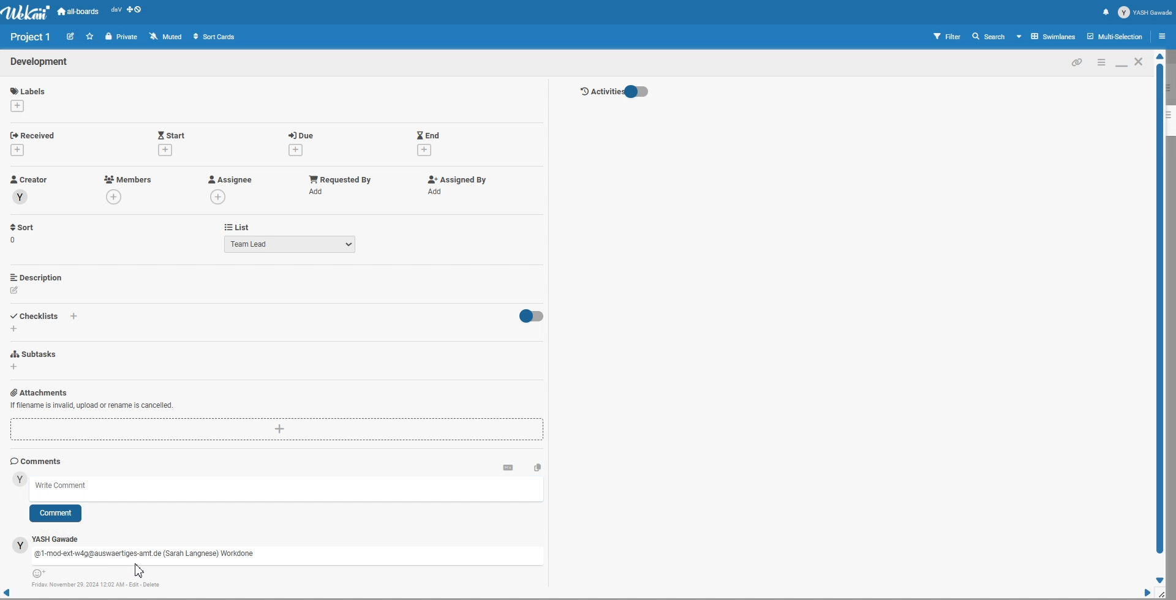 This screenshot has height=600, width=1176. Describe the element at coordinates (14, 328) in the screenshot. I see `add` at that location.